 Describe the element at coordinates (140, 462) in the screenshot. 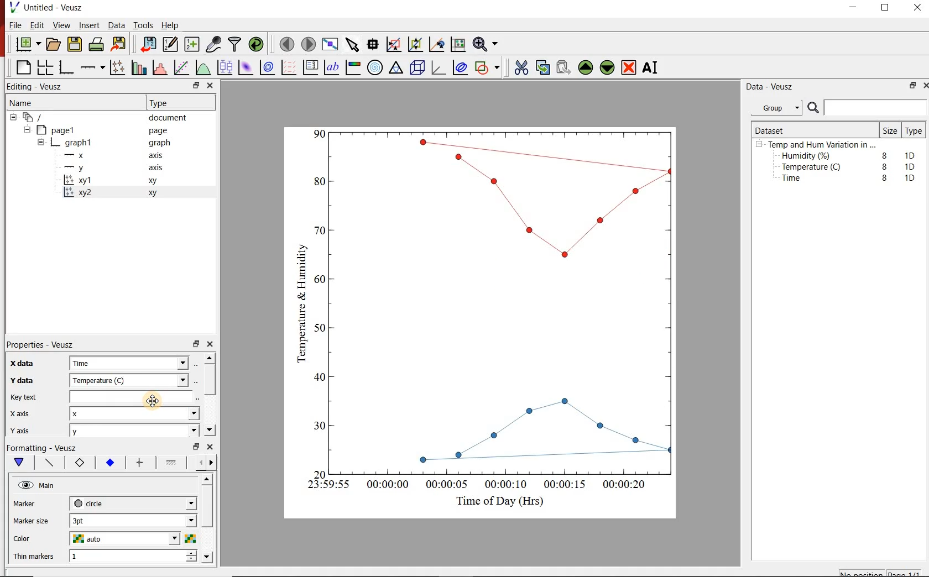

I see `error bar line` at that location.